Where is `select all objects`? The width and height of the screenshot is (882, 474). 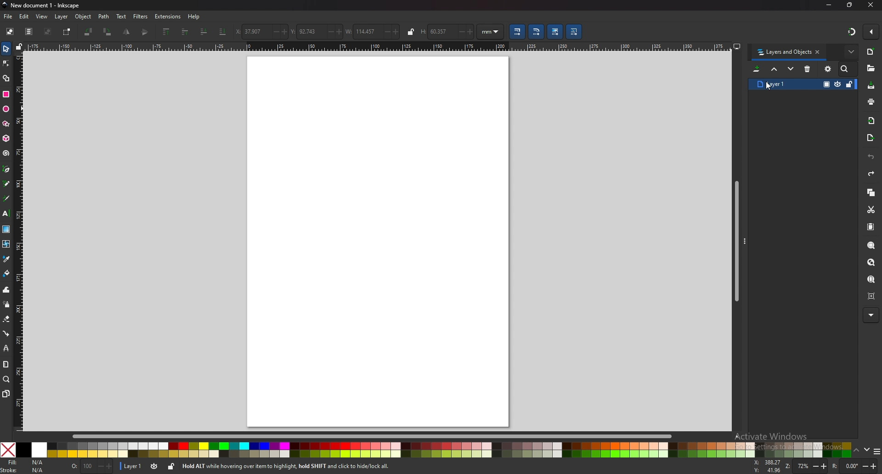
select all objects is located at coordinates (10, 31).